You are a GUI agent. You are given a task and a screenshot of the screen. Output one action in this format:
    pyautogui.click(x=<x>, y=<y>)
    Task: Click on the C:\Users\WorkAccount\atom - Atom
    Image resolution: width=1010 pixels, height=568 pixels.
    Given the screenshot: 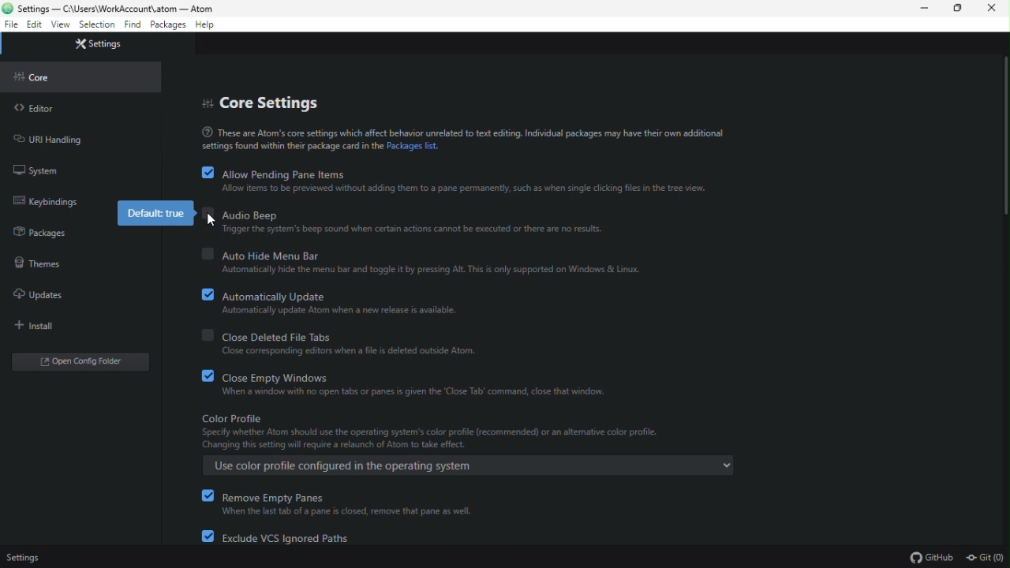 What is the action you would take?
    pyautogui.click(x=114, y=7)
    